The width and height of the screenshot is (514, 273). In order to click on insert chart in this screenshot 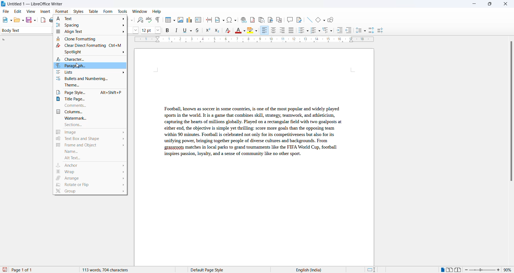, I will do `click(189, 20)`.